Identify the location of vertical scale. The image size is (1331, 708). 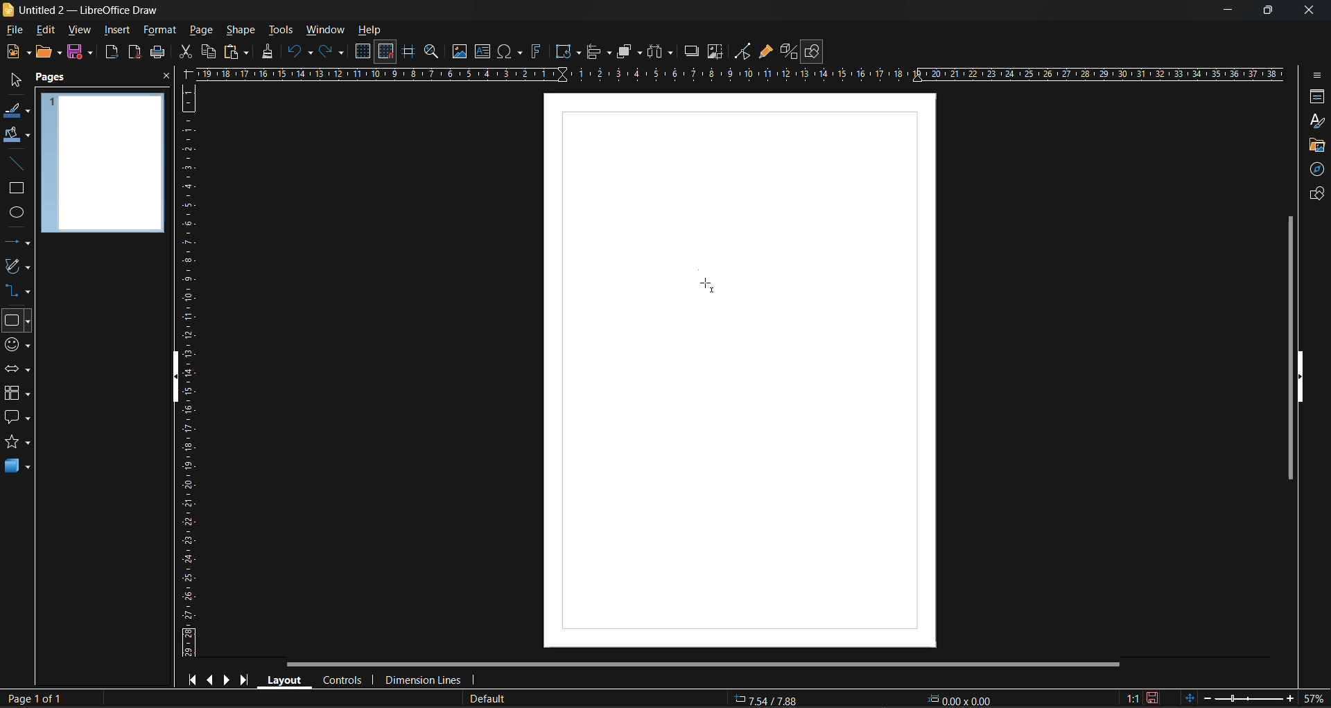
(187, 370).